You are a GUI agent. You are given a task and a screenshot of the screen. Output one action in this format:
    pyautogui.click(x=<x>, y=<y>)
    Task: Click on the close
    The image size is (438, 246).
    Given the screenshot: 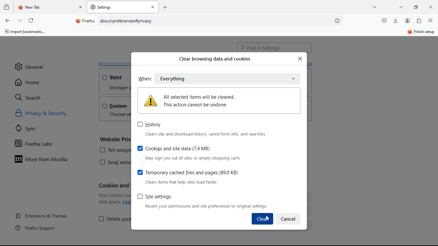 What is the action you would take?
    pyautogui.click(x=432, y=8)
    